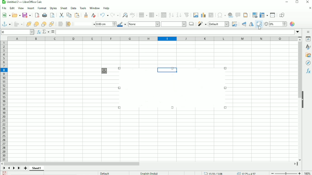 This screenshot has width=312, height=175. What do you see at coordinates (27, 15) in the screenshot?
I see `Save` at bounding box center [27, 15].